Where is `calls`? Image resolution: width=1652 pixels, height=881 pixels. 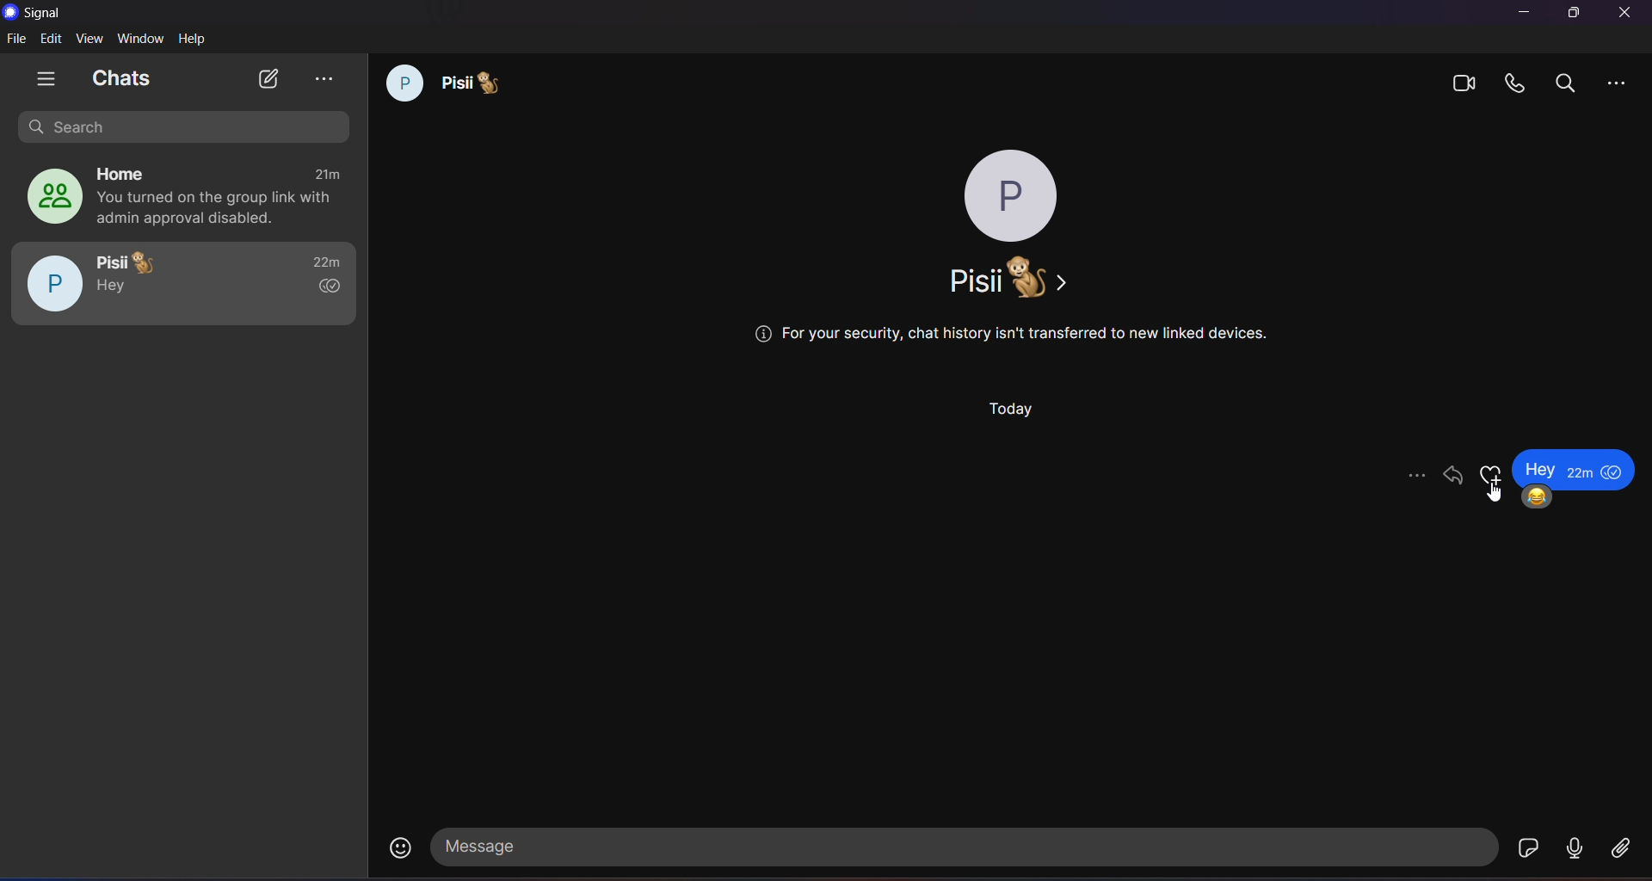 calls is located at coordinates (1516, 83).